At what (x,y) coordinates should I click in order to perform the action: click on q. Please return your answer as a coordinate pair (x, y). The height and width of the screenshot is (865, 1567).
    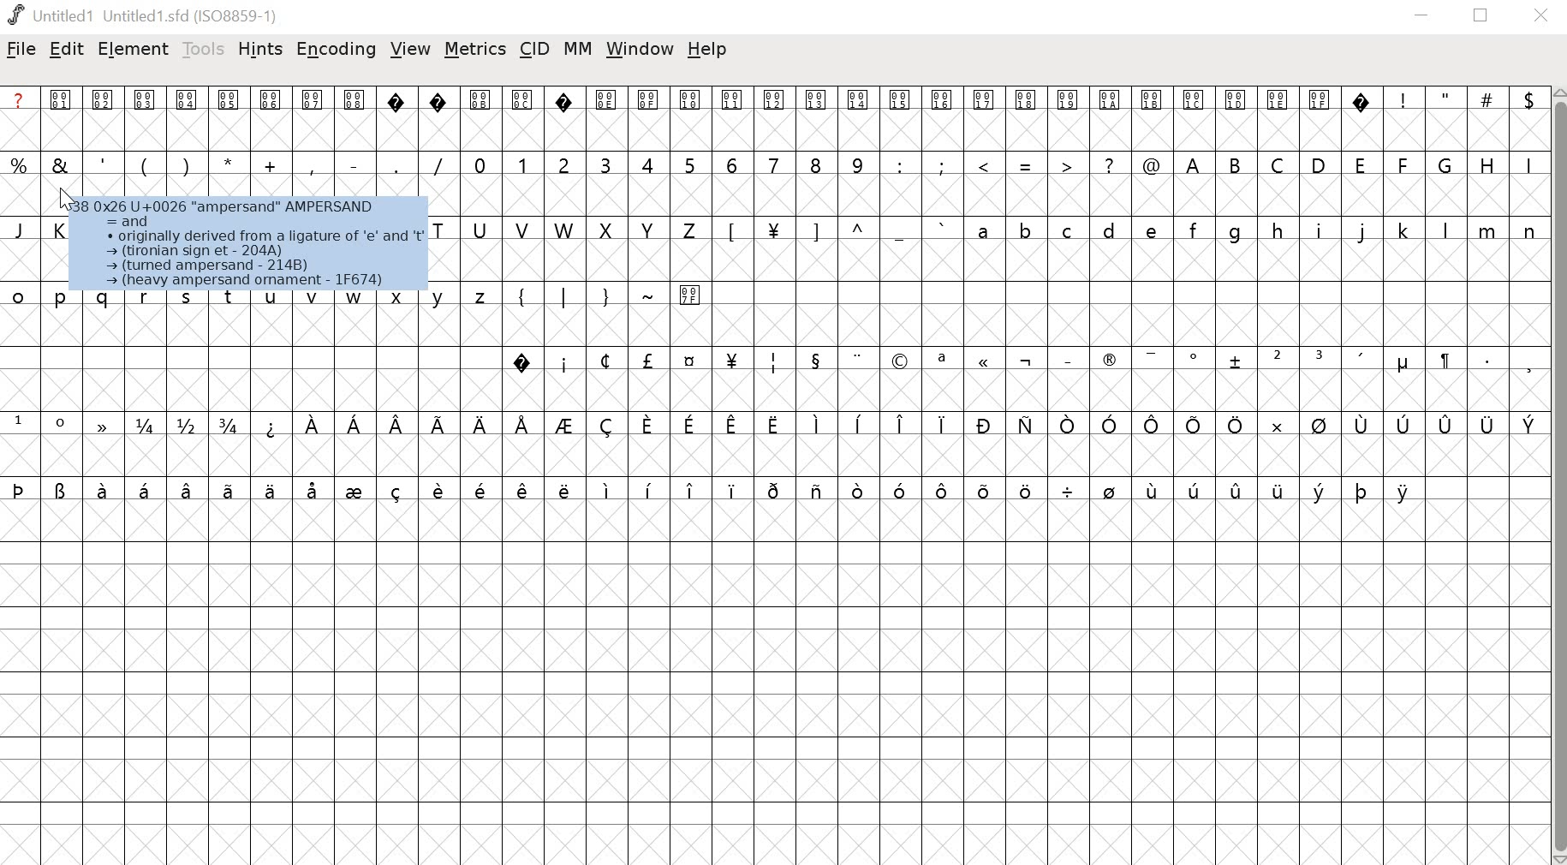
    Looking at the image, I should click on (106, 298).